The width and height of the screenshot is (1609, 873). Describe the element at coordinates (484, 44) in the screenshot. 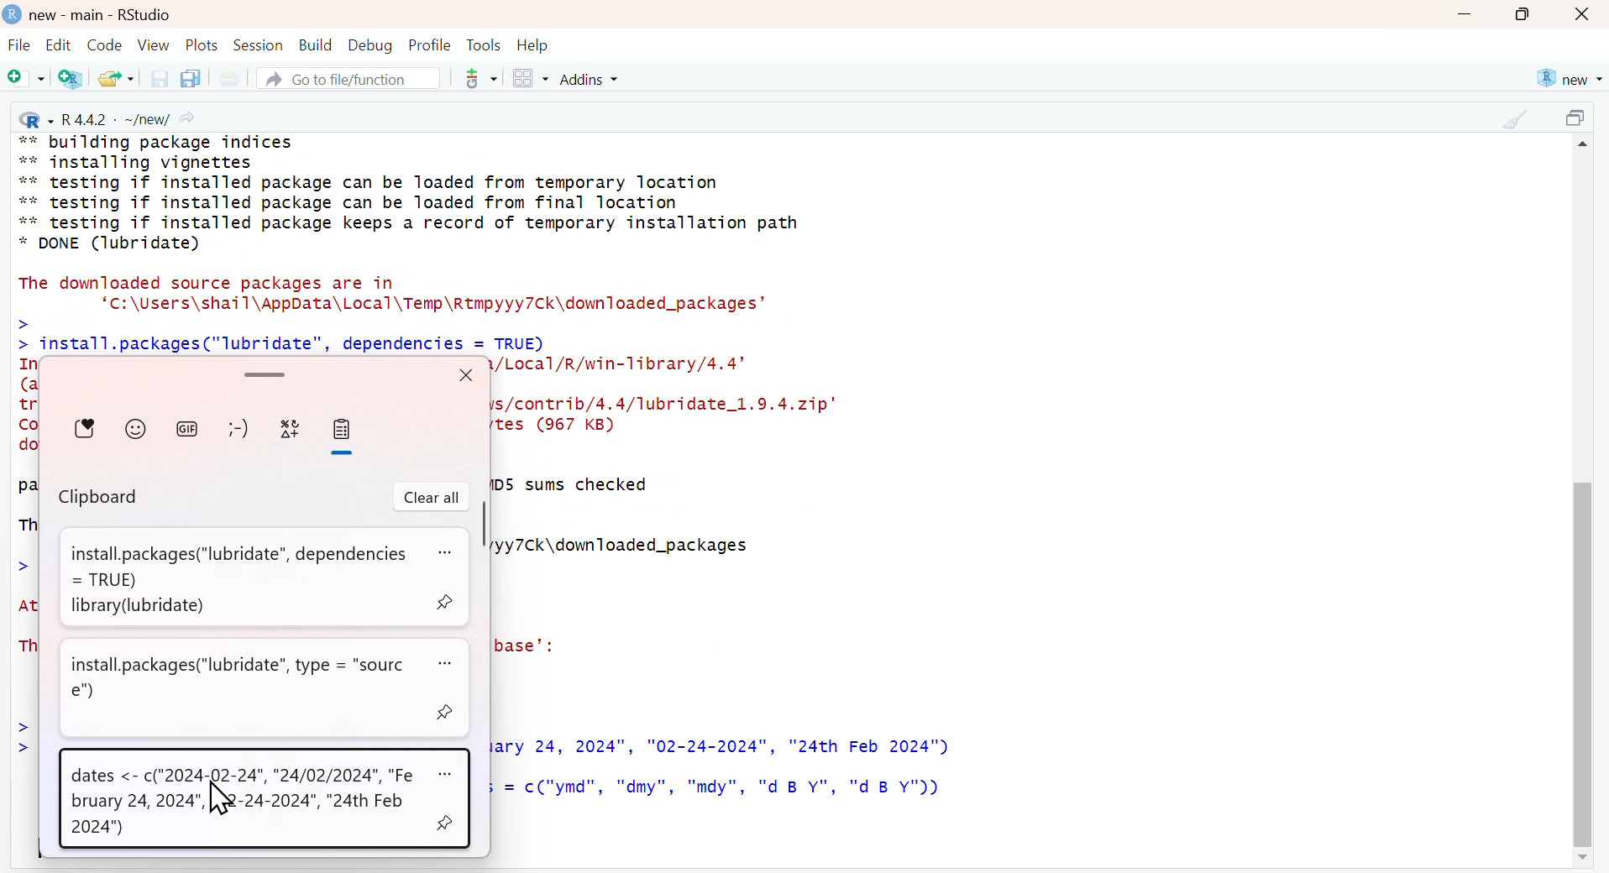

I see `Tools` at that location.